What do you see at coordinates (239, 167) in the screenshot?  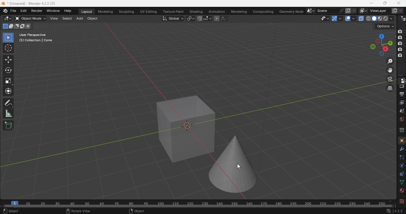 I see `cursor` at bounding box center [239, 167].